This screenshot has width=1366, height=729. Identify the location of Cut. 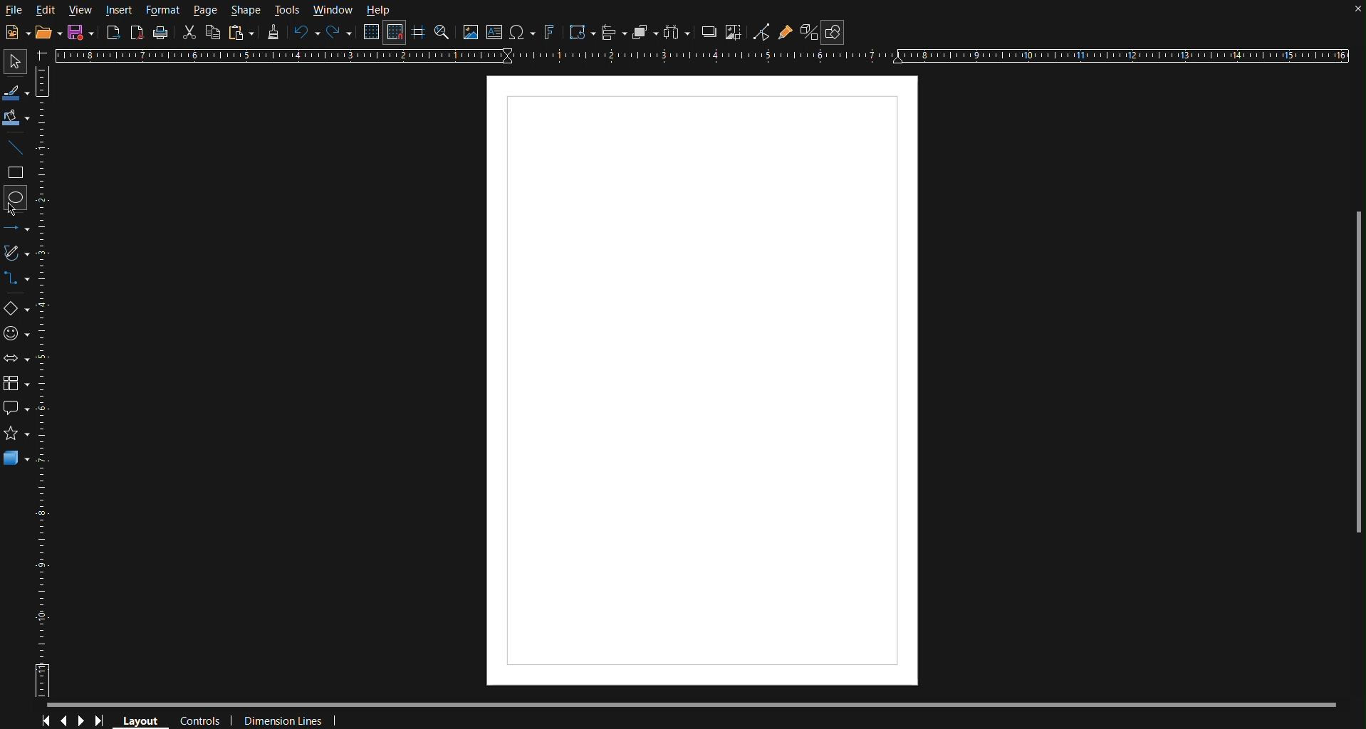
(191, 33).